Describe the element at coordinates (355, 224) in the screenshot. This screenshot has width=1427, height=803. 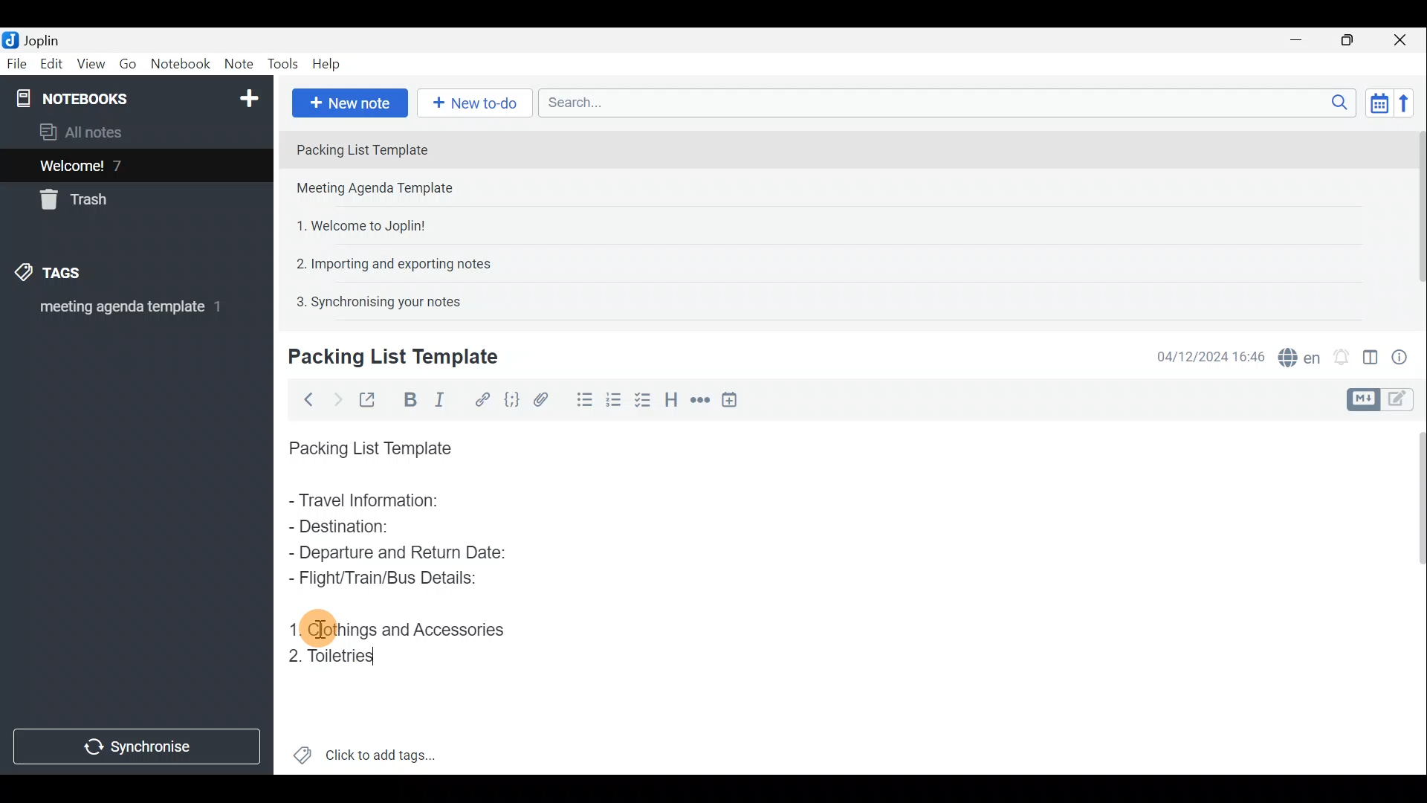
I see `Note 3` at that location.